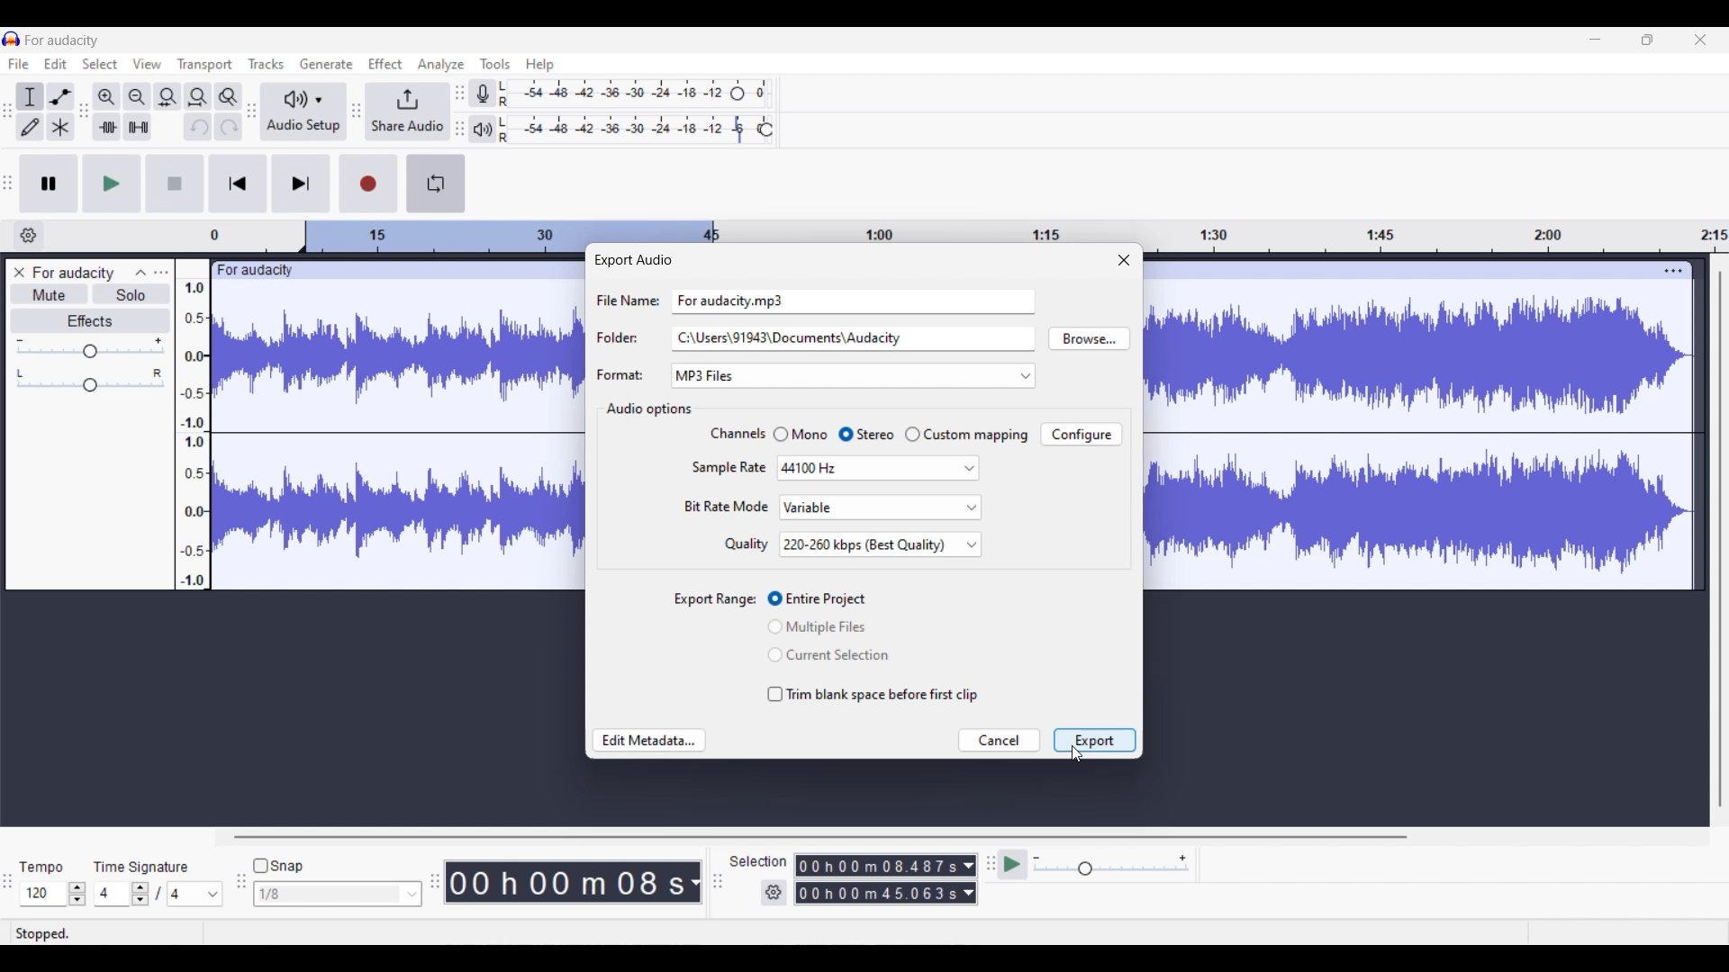 The image size is (1729, 972). What do you see at coordinates (137, 97) in the screenshot?
I see `Zoom out` at bounding box center [137, 97].